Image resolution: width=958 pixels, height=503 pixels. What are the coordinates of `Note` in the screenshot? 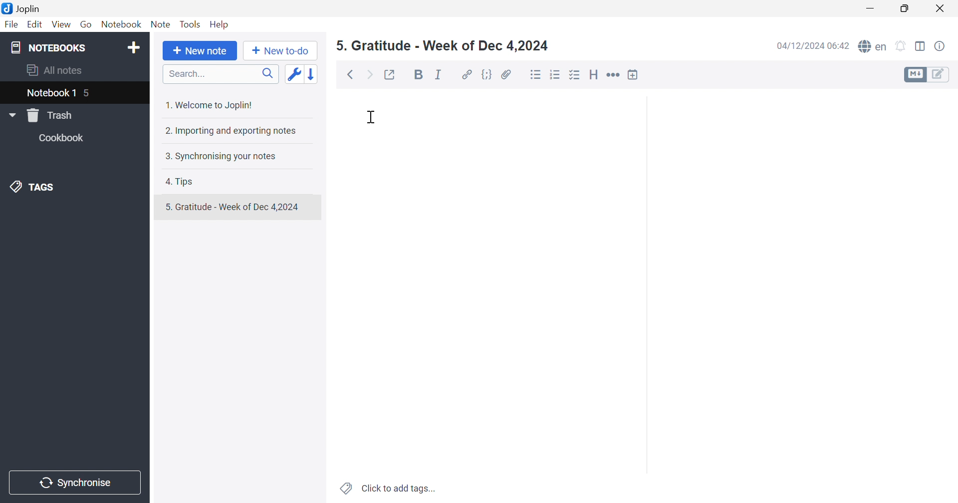 It's located at (160, 23).